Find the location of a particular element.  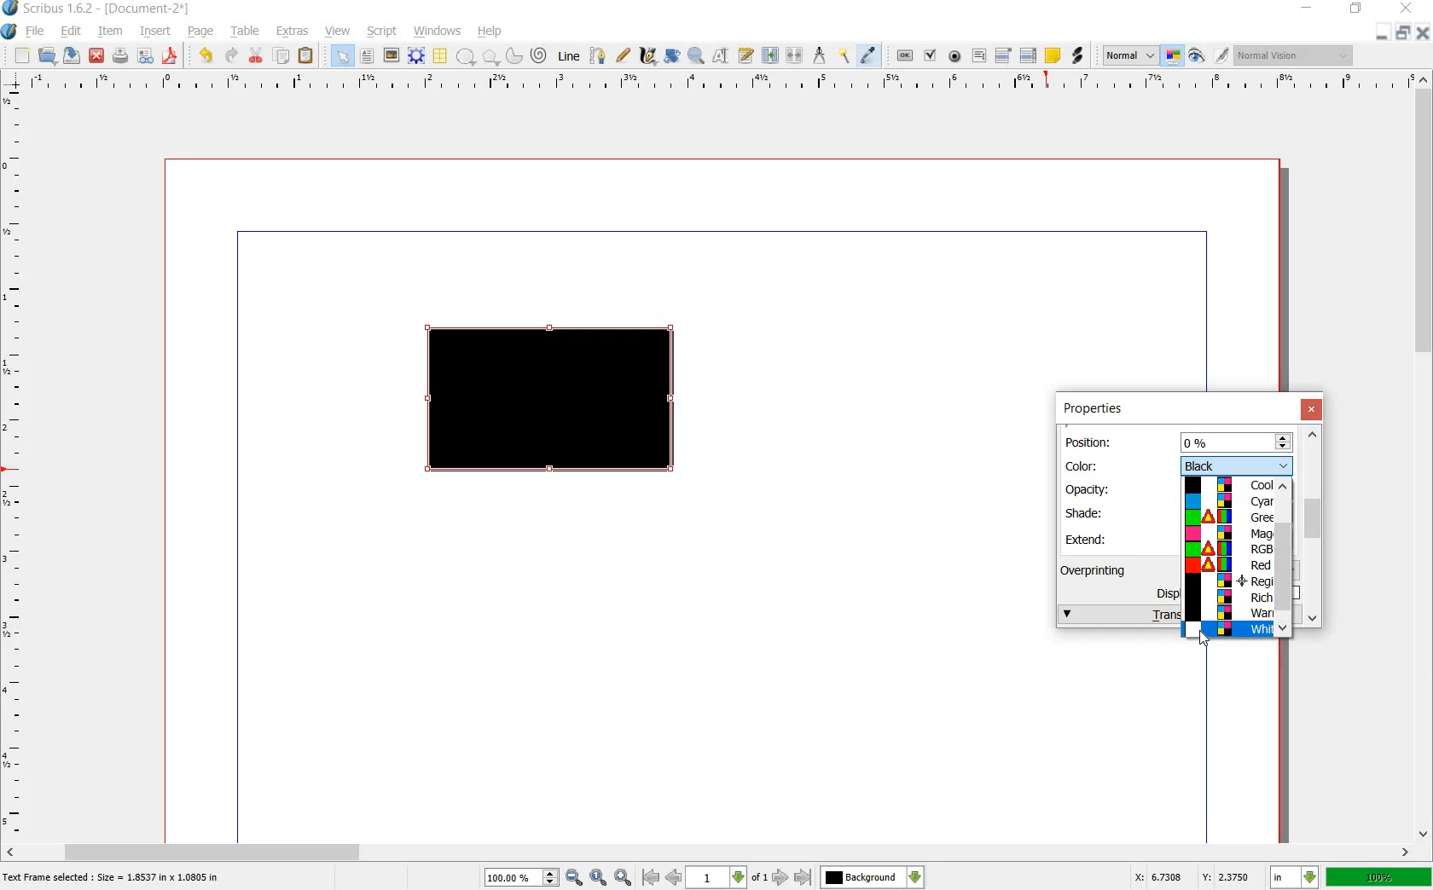

close is located at coordinates (98, 55).